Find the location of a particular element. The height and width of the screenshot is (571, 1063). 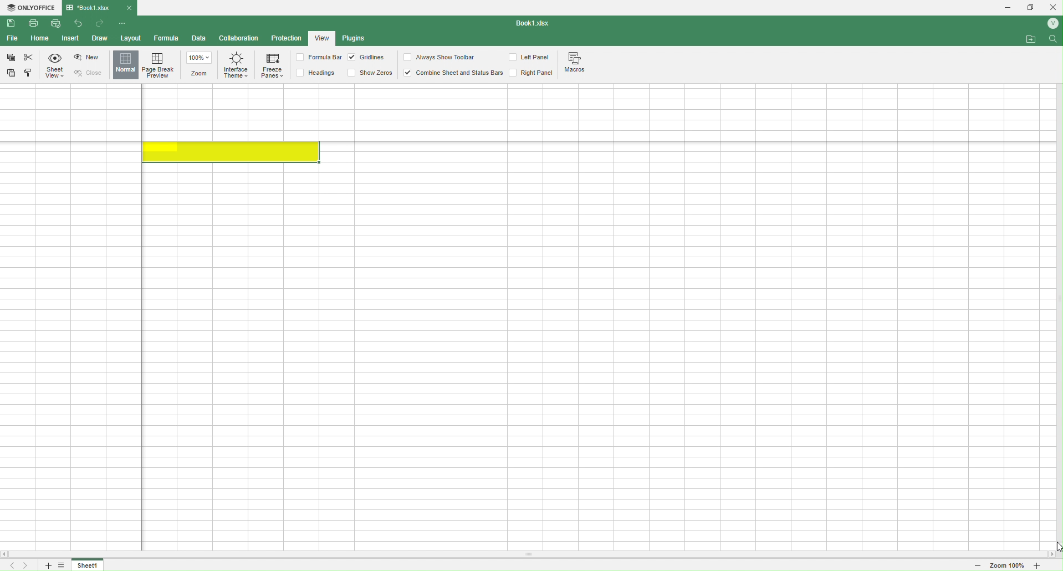

Data is located at coordinates (199, 39).